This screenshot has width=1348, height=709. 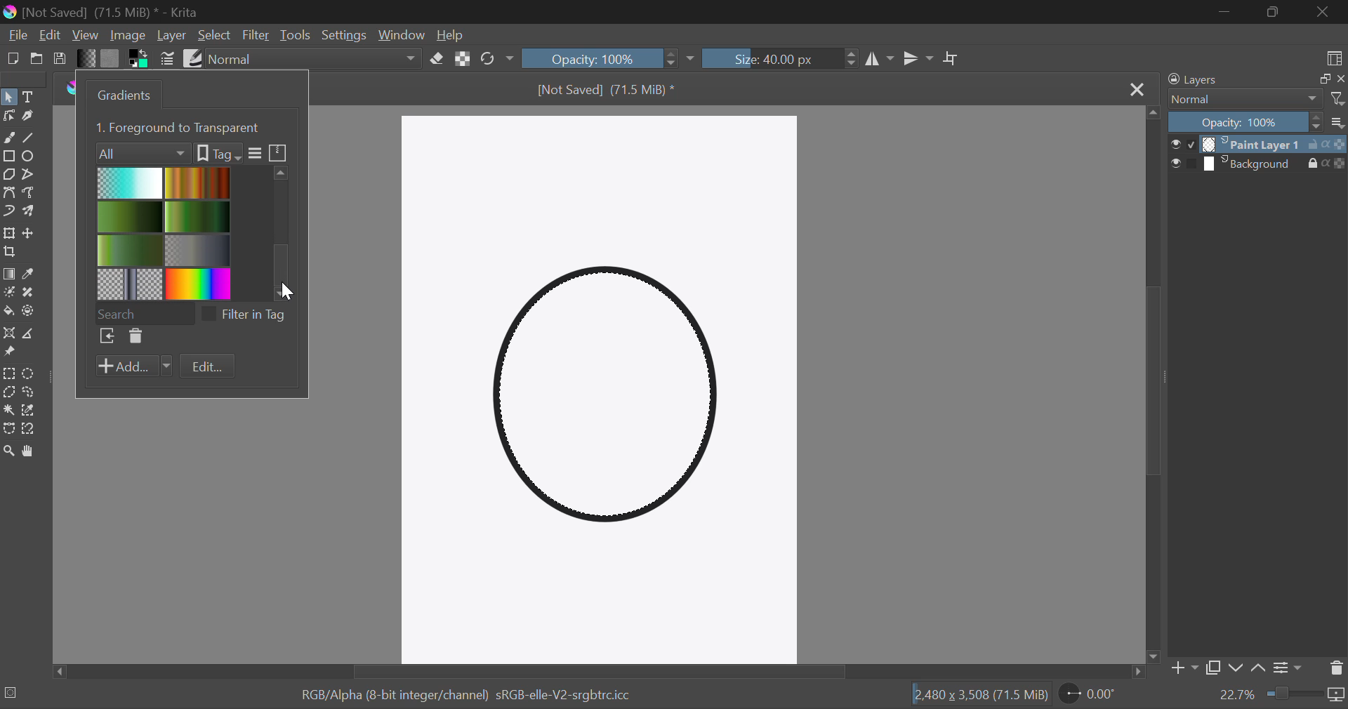 What do you see at coordinates (32, 177) in the screenshot?
I see `Polyline` at bounding box center [32, 177].